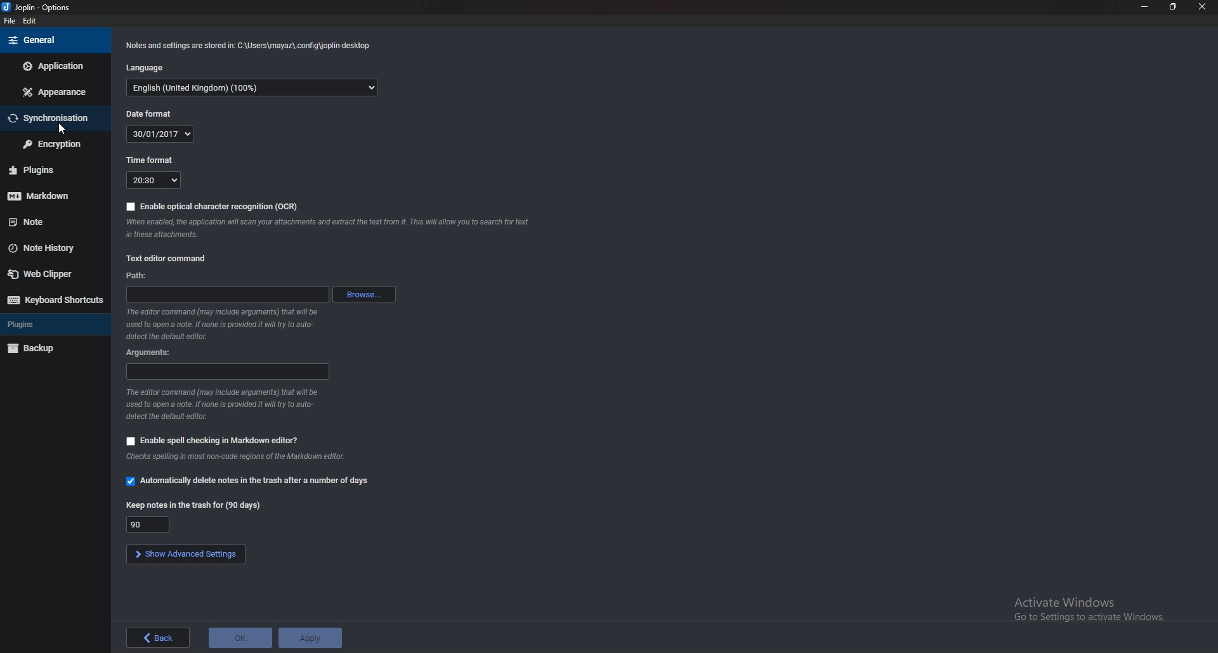  What do you see at coordinates (32, 21) in the screenshot?
I see `edit` at bounding box center [32, 21].